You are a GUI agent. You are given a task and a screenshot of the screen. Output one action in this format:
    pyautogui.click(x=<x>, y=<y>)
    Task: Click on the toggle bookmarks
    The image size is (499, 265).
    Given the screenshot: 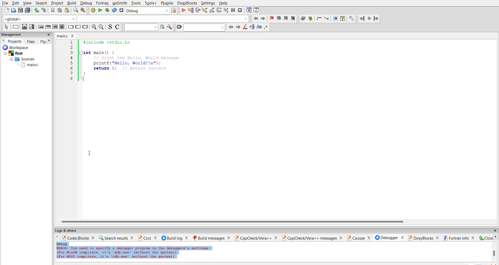 What is the action you would take?
    pyautogui.click(x=271, y=19)
    